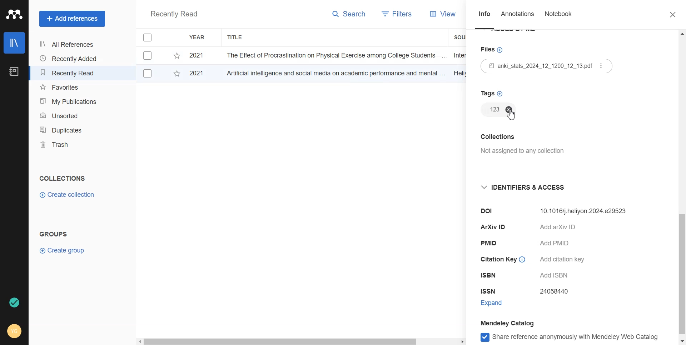 The width and height of the screenshot is (686, 345). What do you see at coordinates (70, 73) in the screenshot?
I see `Recently Read` at bounding box center [70, 73].